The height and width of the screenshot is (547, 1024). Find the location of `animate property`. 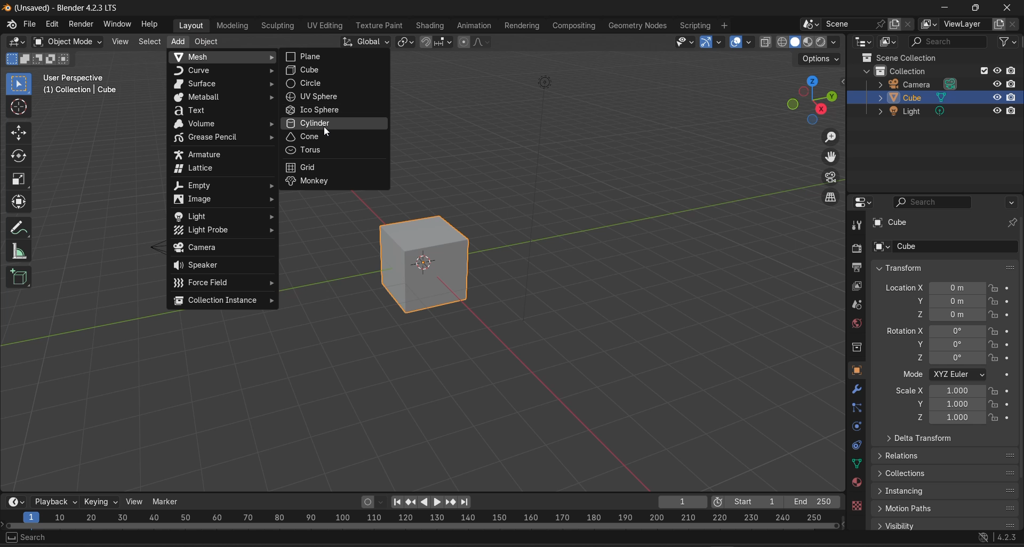

animate property is located at coordinates (1010, 331).